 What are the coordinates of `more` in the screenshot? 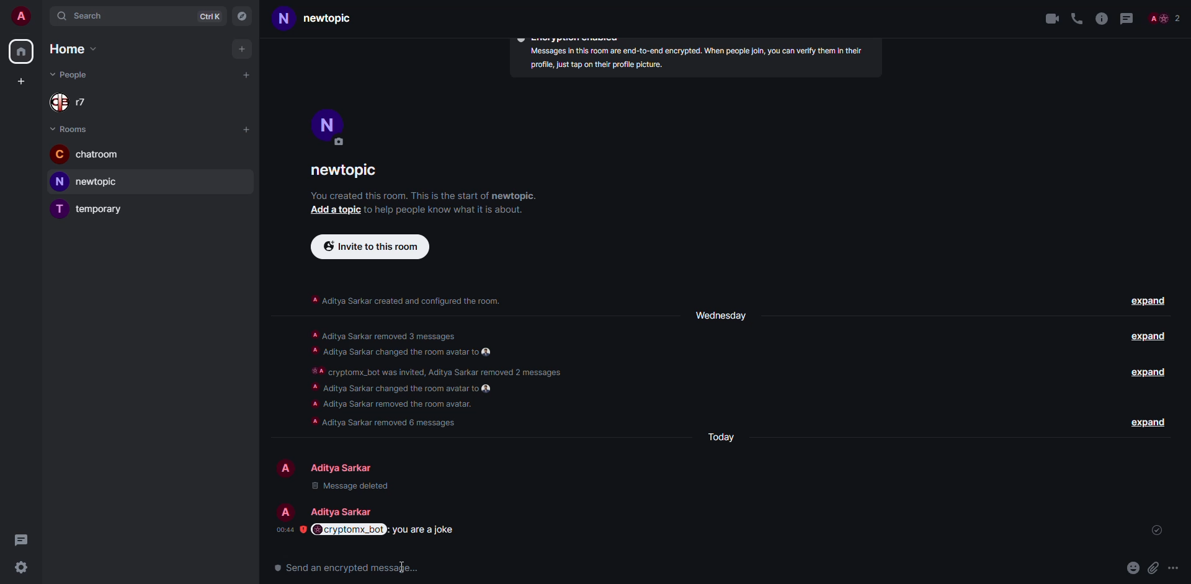 It's located at (1152, 568).